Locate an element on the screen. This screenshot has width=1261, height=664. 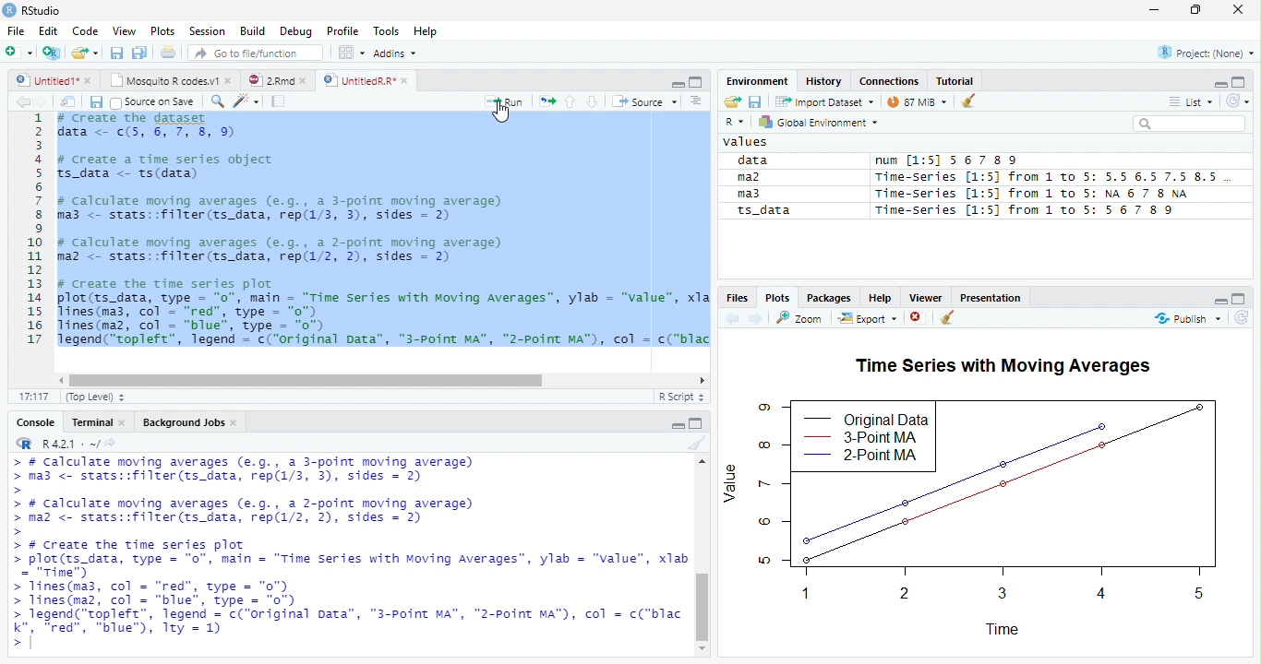
open an existing file is located at coordinates (85, 53).